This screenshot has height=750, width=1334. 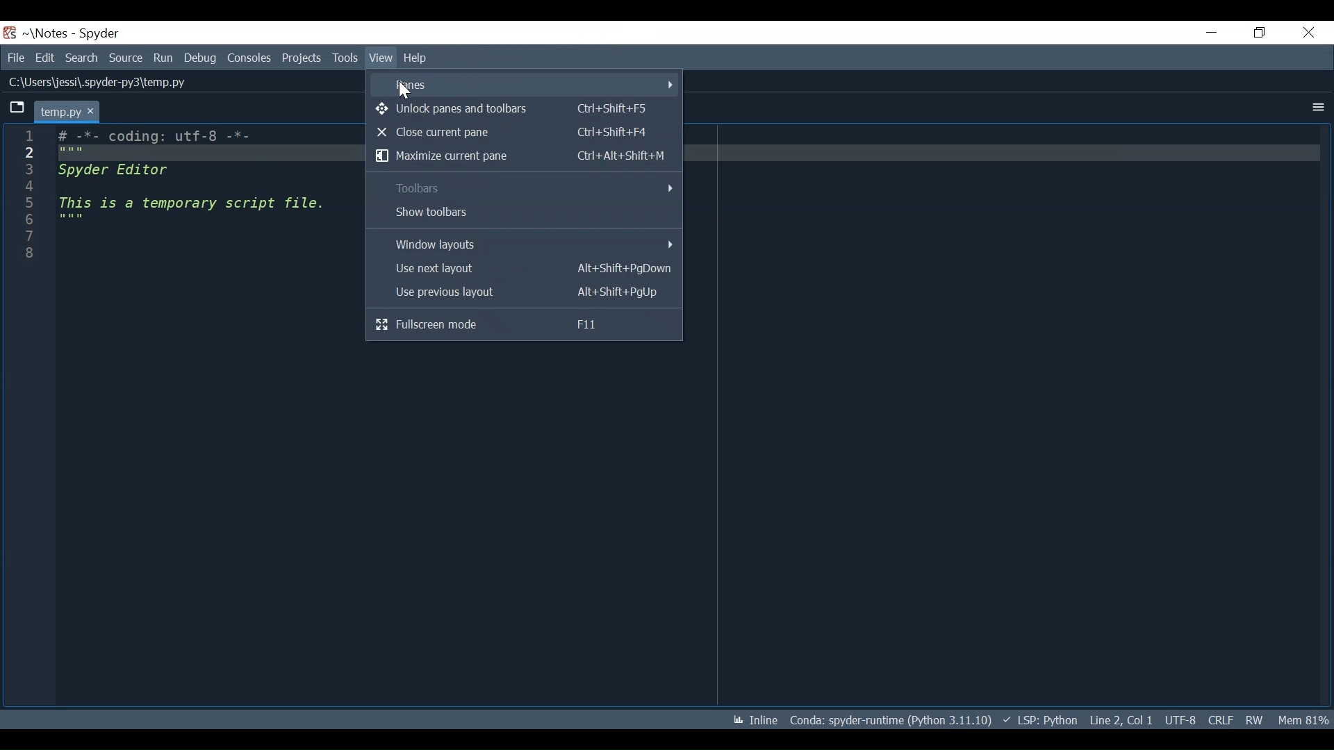 I want to click on Help, so click(x=417, y=57).